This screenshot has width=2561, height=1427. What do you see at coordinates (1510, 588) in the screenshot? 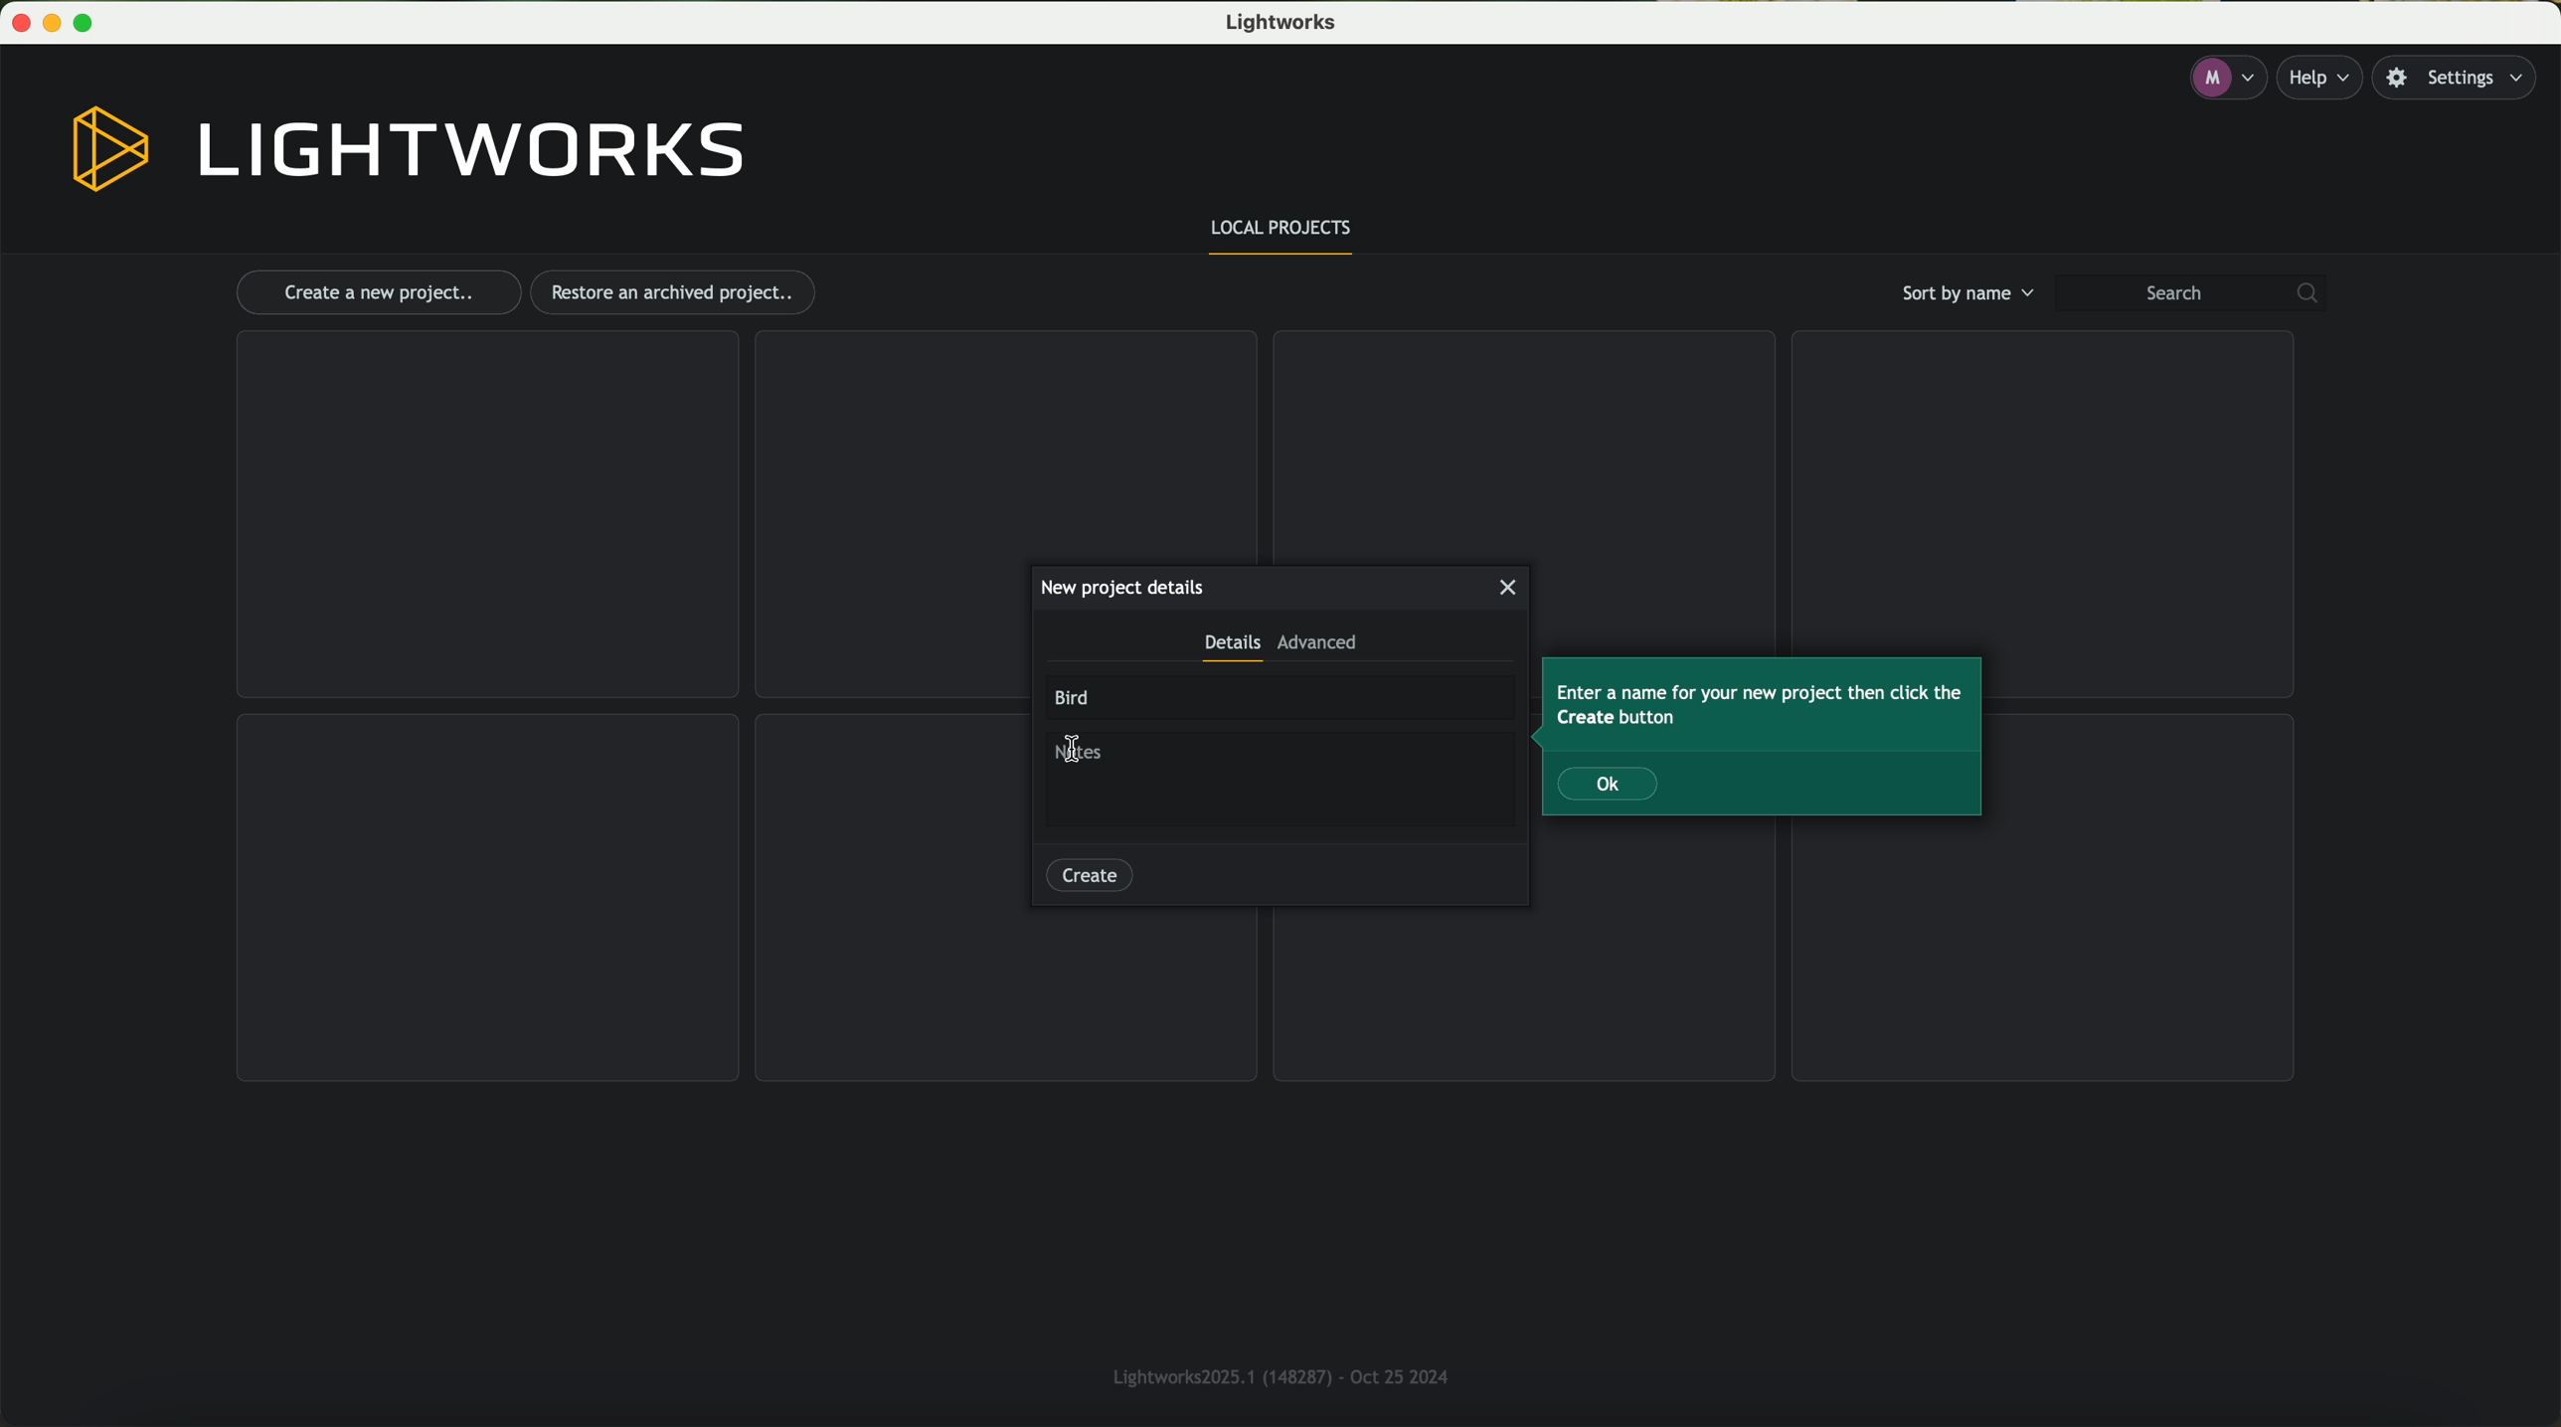
I see `close` at bounding box center [1510, 588].